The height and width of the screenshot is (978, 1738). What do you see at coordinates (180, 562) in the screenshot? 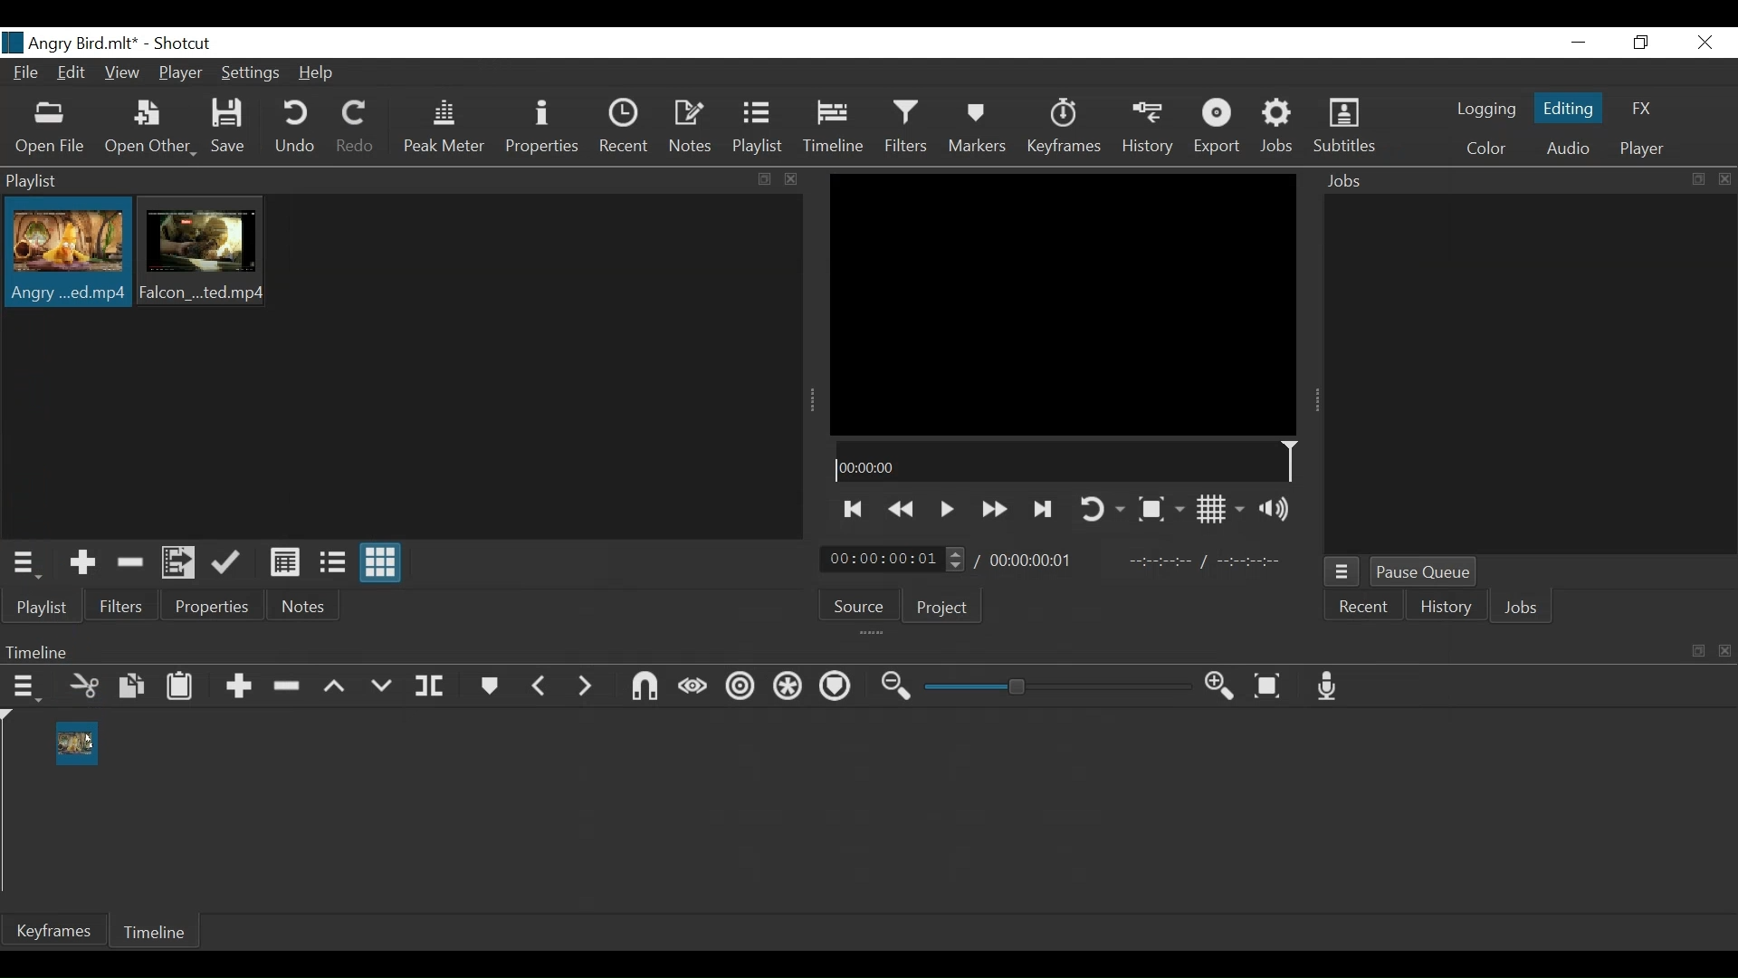
I see `Add files to the playlist` at bounding box center [180, 562].